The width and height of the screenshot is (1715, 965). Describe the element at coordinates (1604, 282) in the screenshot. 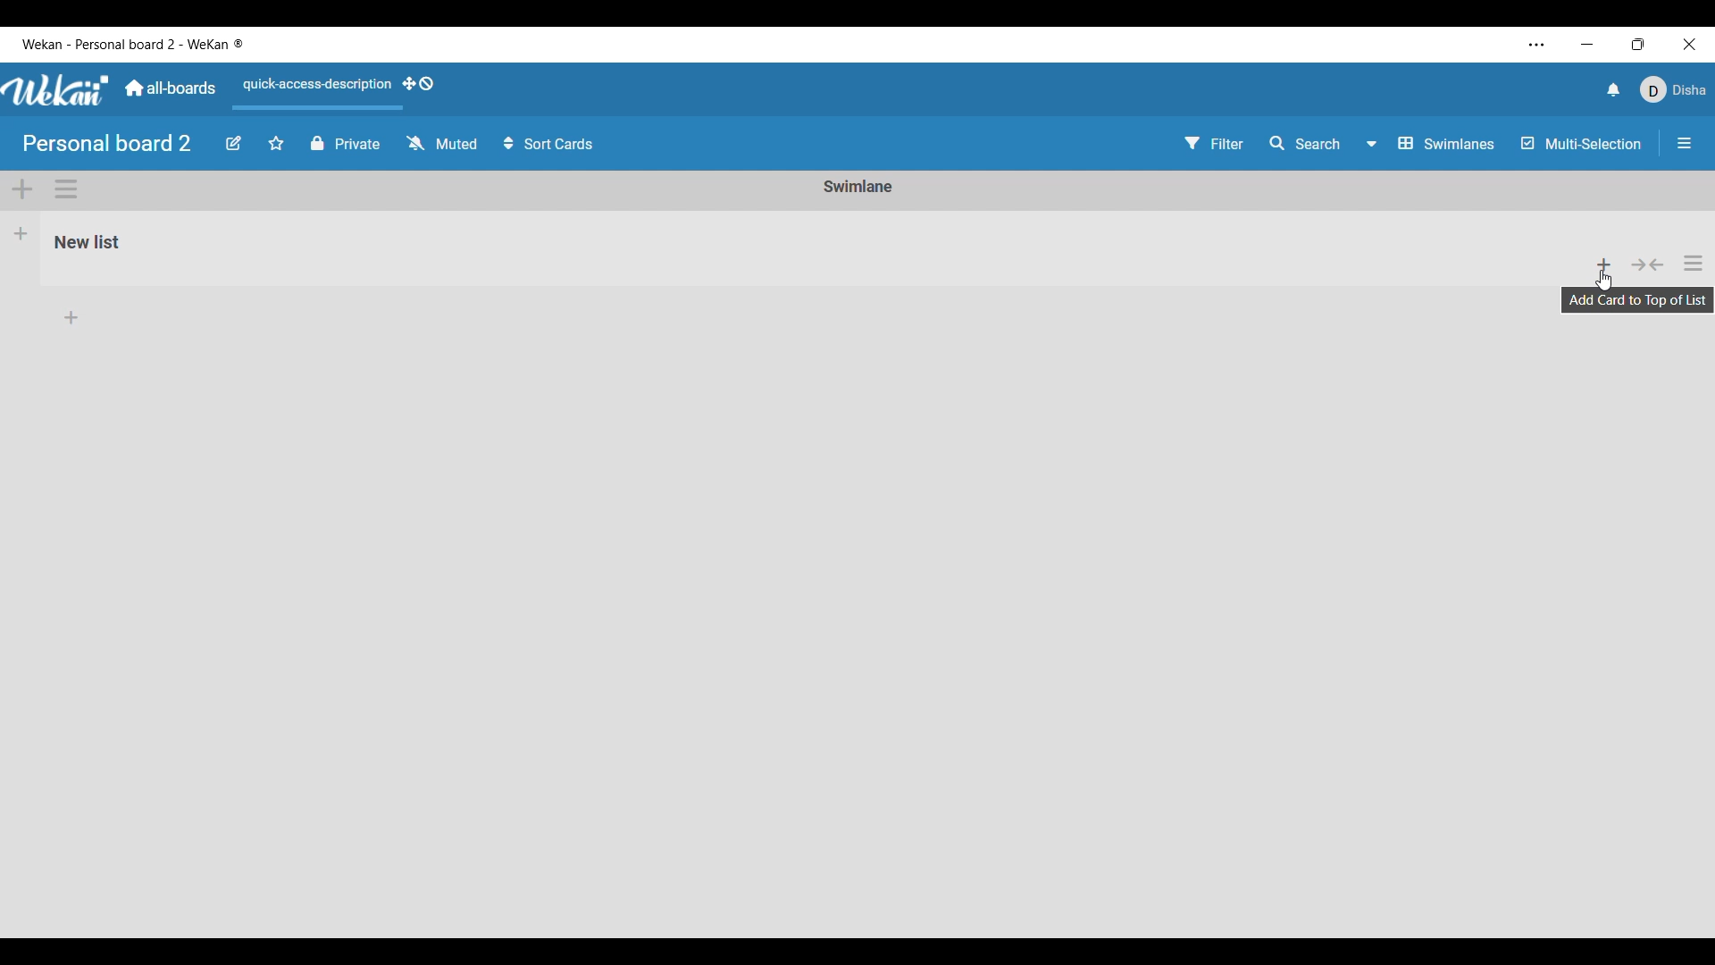

I see `cursor` at that location.